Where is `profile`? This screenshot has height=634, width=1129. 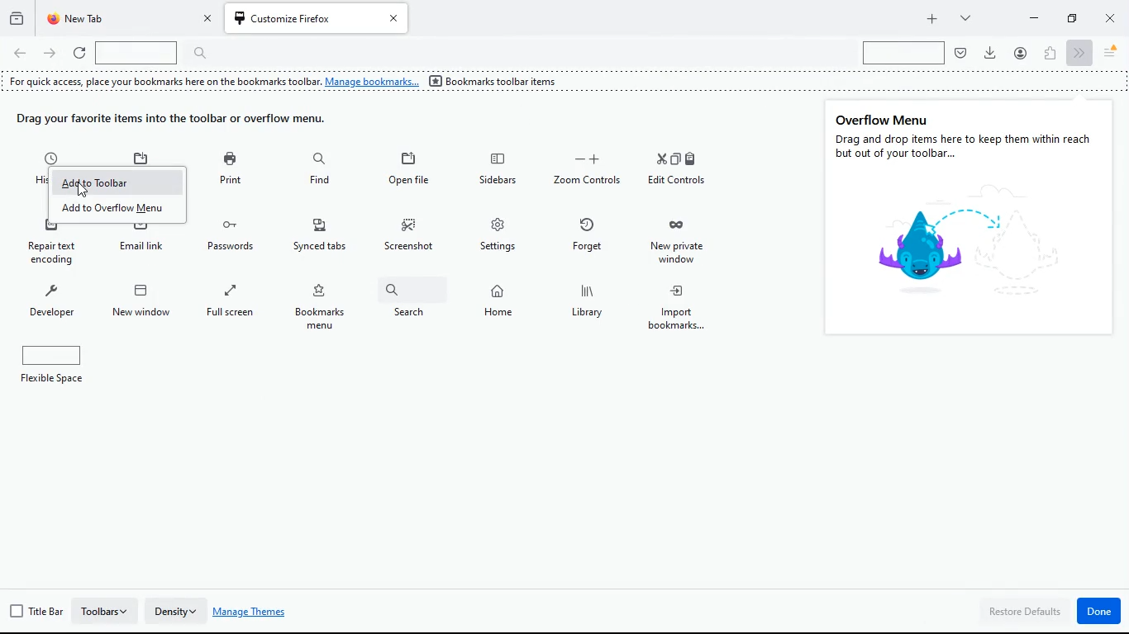
profile is located at coordinates (1021, 52).